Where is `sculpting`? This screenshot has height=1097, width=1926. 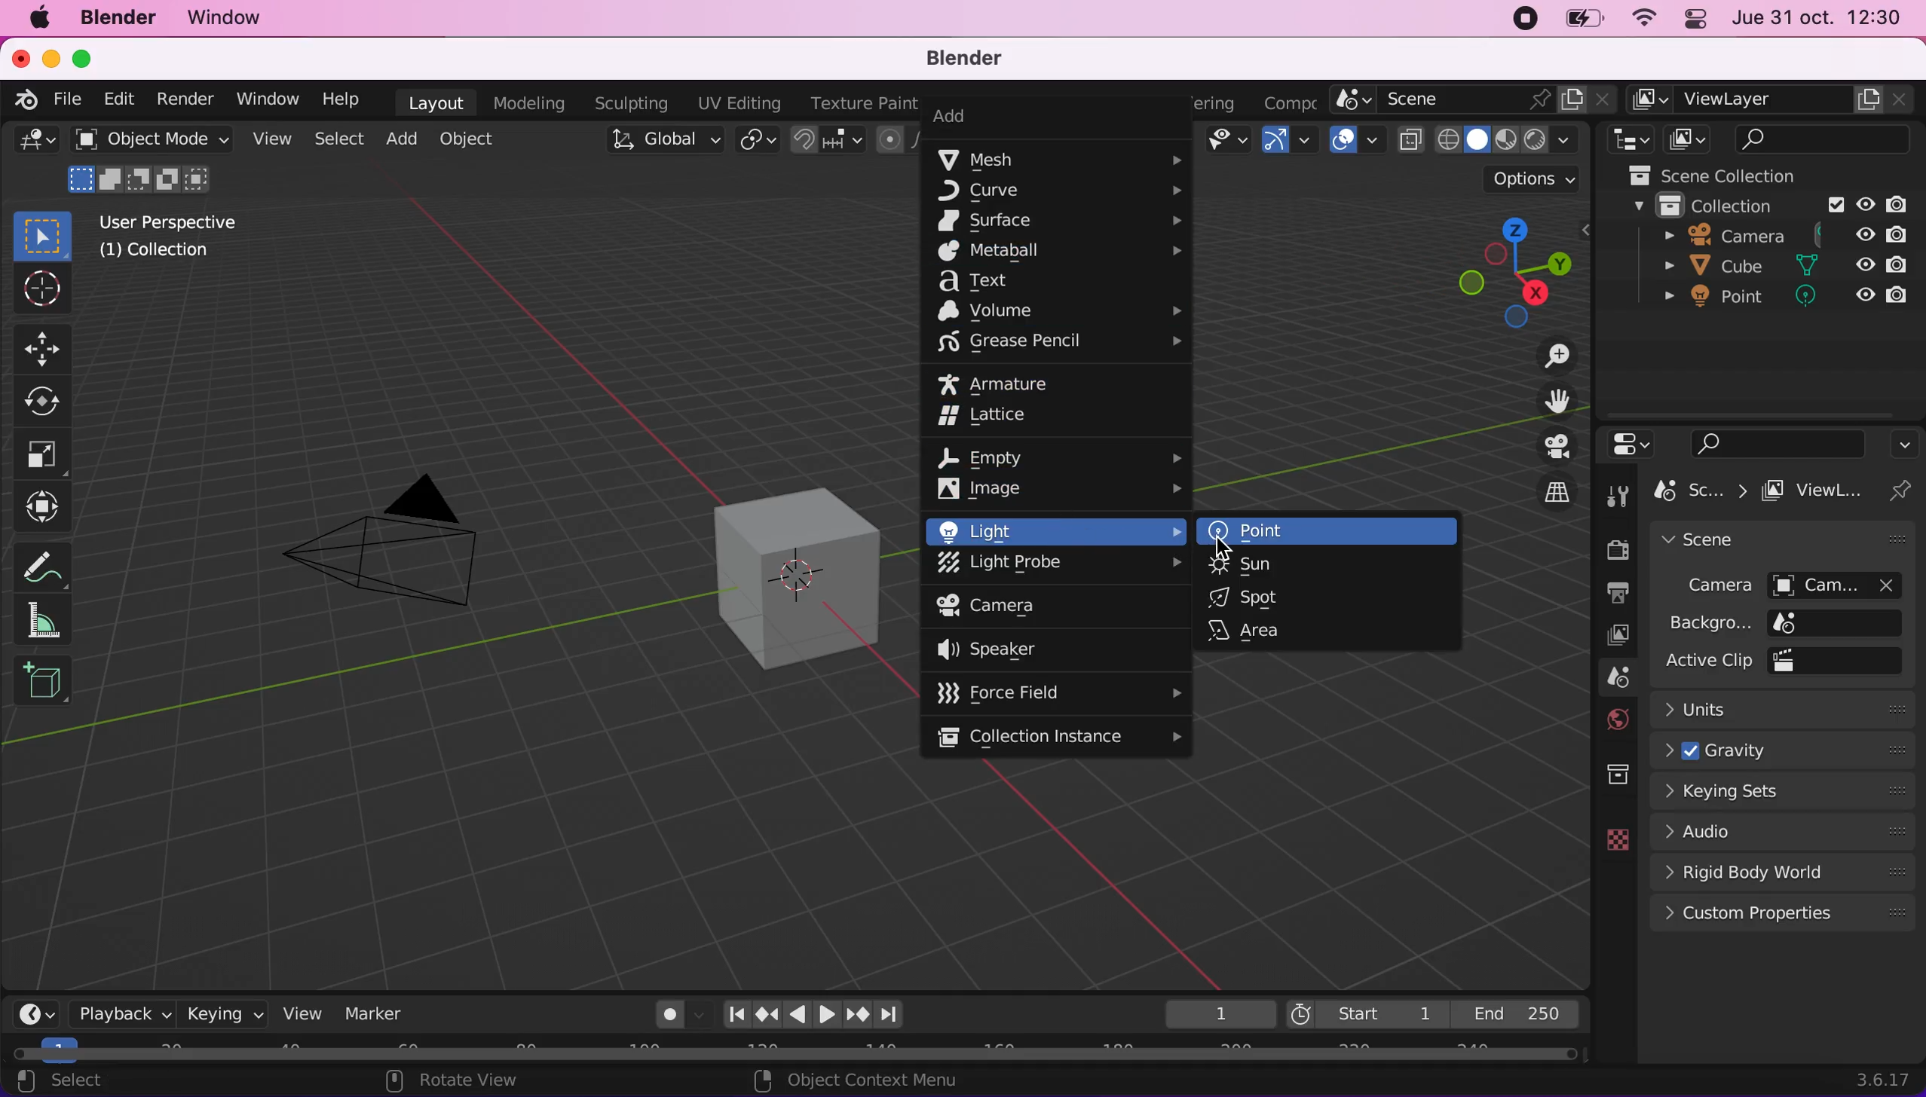
sculpting is located at coordinates (633, 104).